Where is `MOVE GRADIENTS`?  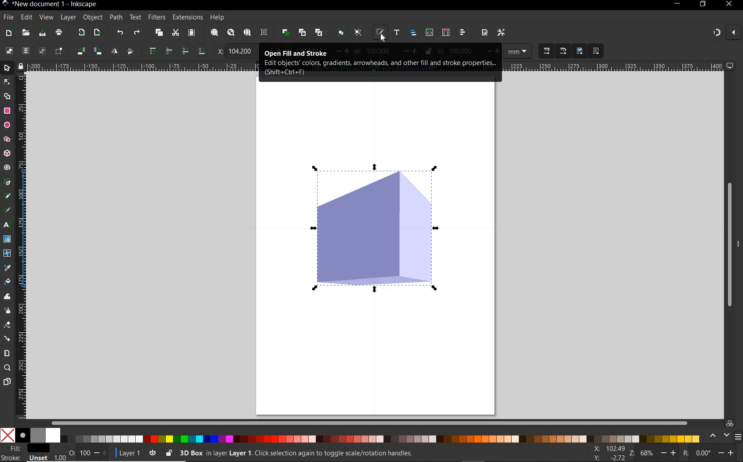 MOVE GRADIENTS is located at coordinates (579, 50).